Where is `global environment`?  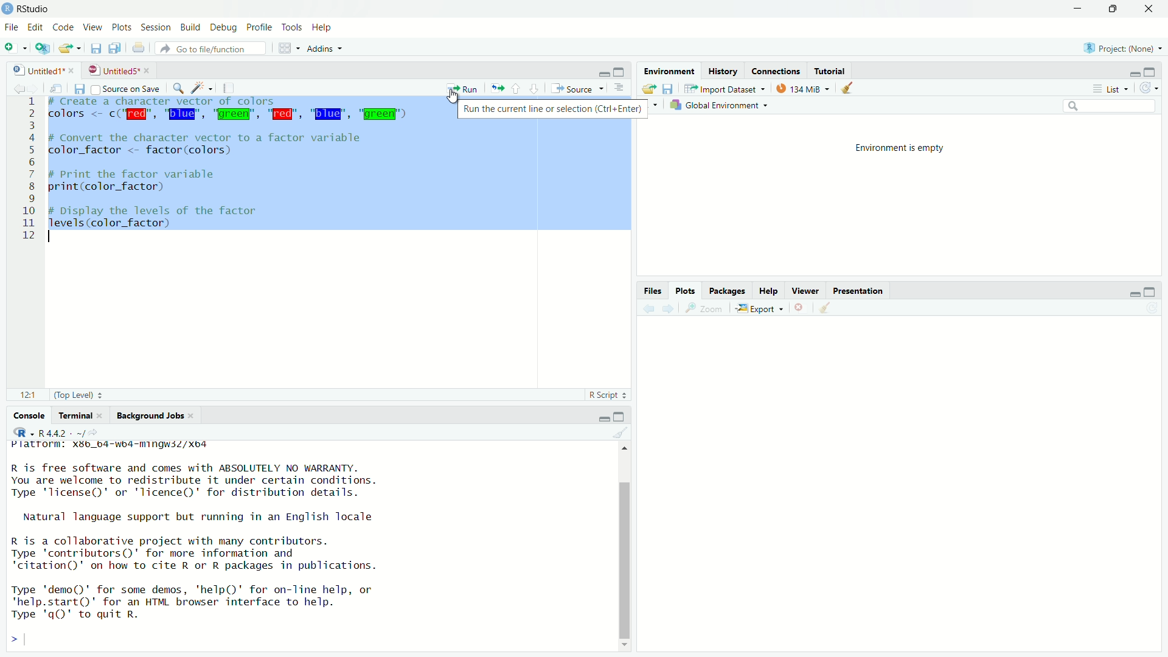 global environment is located at coordinates (723, 106).